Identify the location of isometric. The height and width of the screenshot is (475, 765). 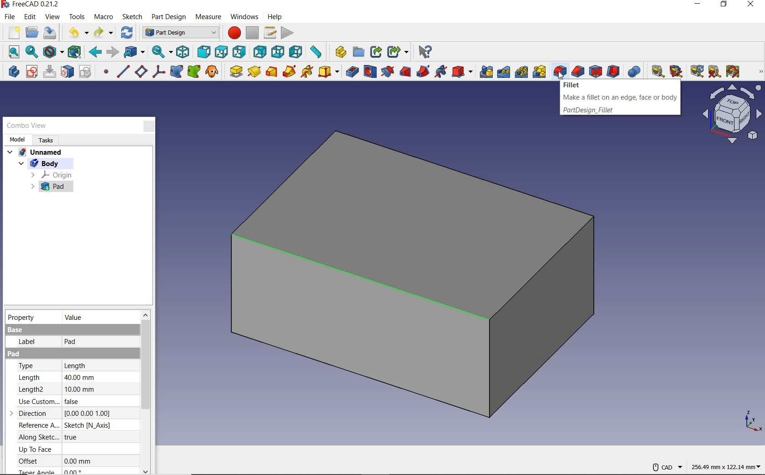
(183, 52).